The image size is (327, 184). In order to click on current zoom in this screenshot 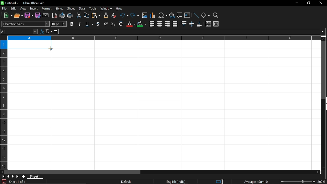, I will do `click(322, 182)`.